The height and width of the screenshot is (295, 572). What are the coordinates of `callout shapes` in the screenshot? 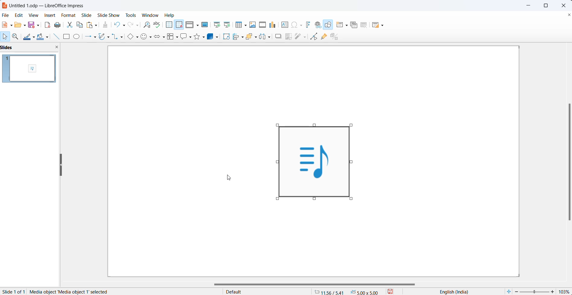 It's located at (185, 36).